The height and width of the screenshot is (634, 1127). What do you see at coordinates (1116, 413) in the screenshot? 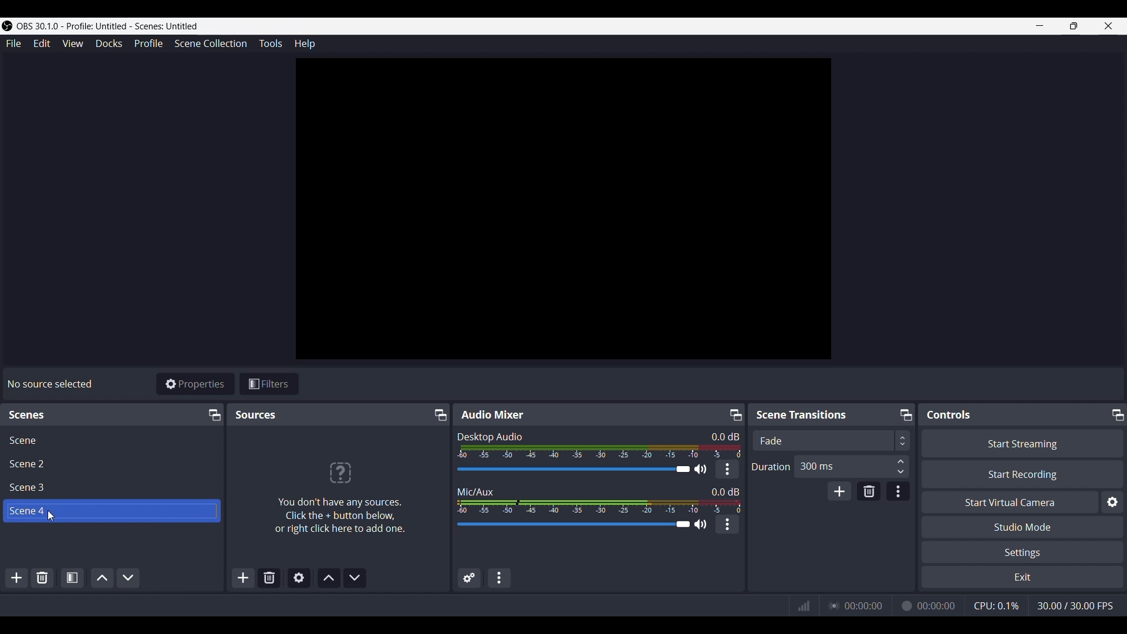
I see ` Undock/Pop-out icon` at bounding box center [1116, 413].